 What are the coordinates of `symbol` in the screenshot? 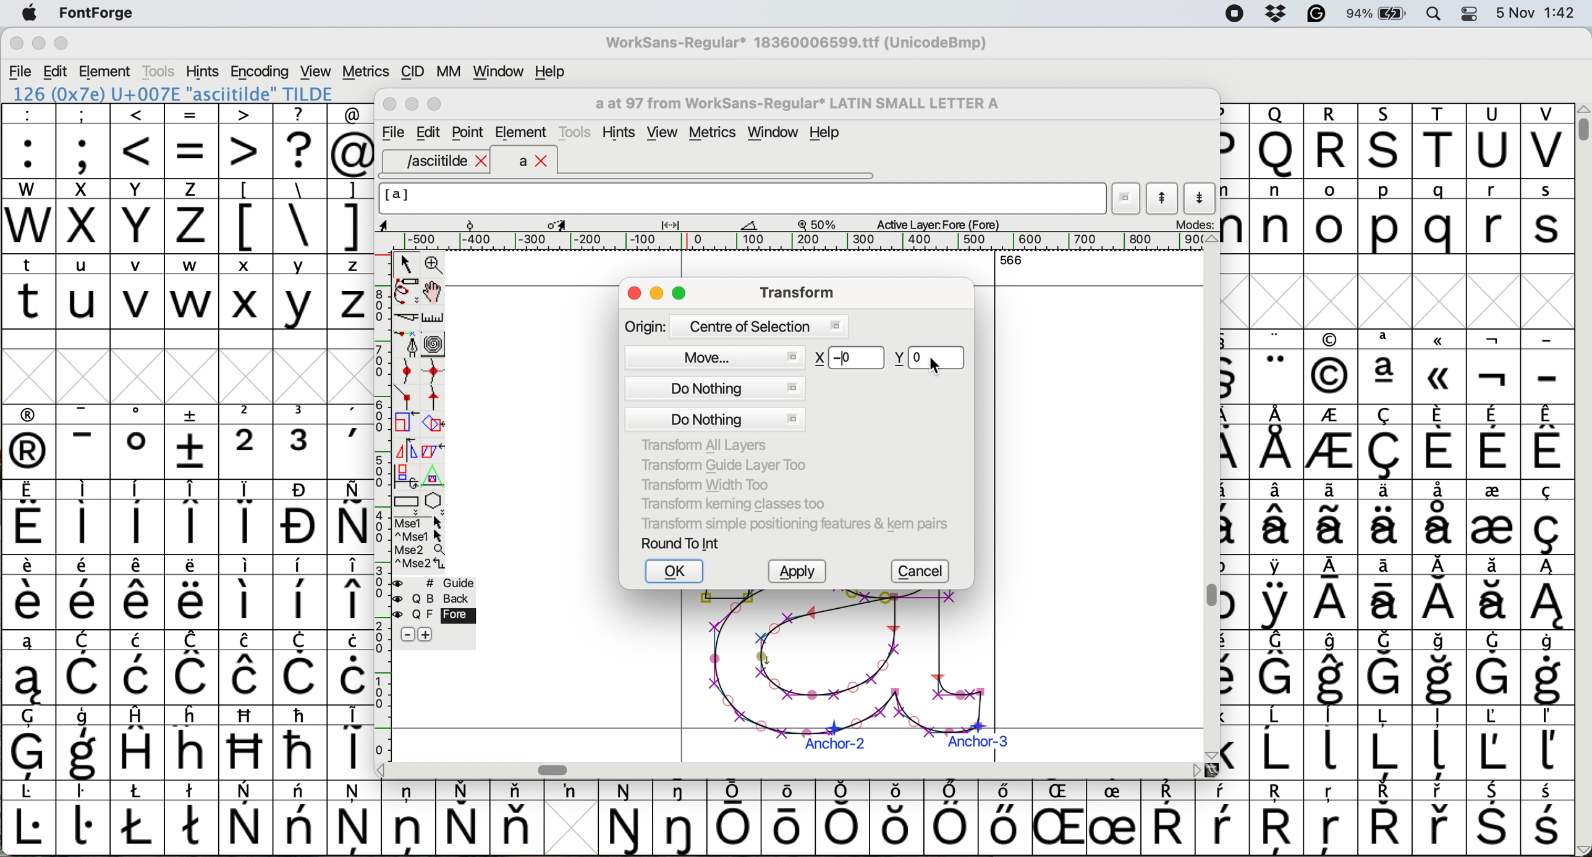 It's located at (193, 667).